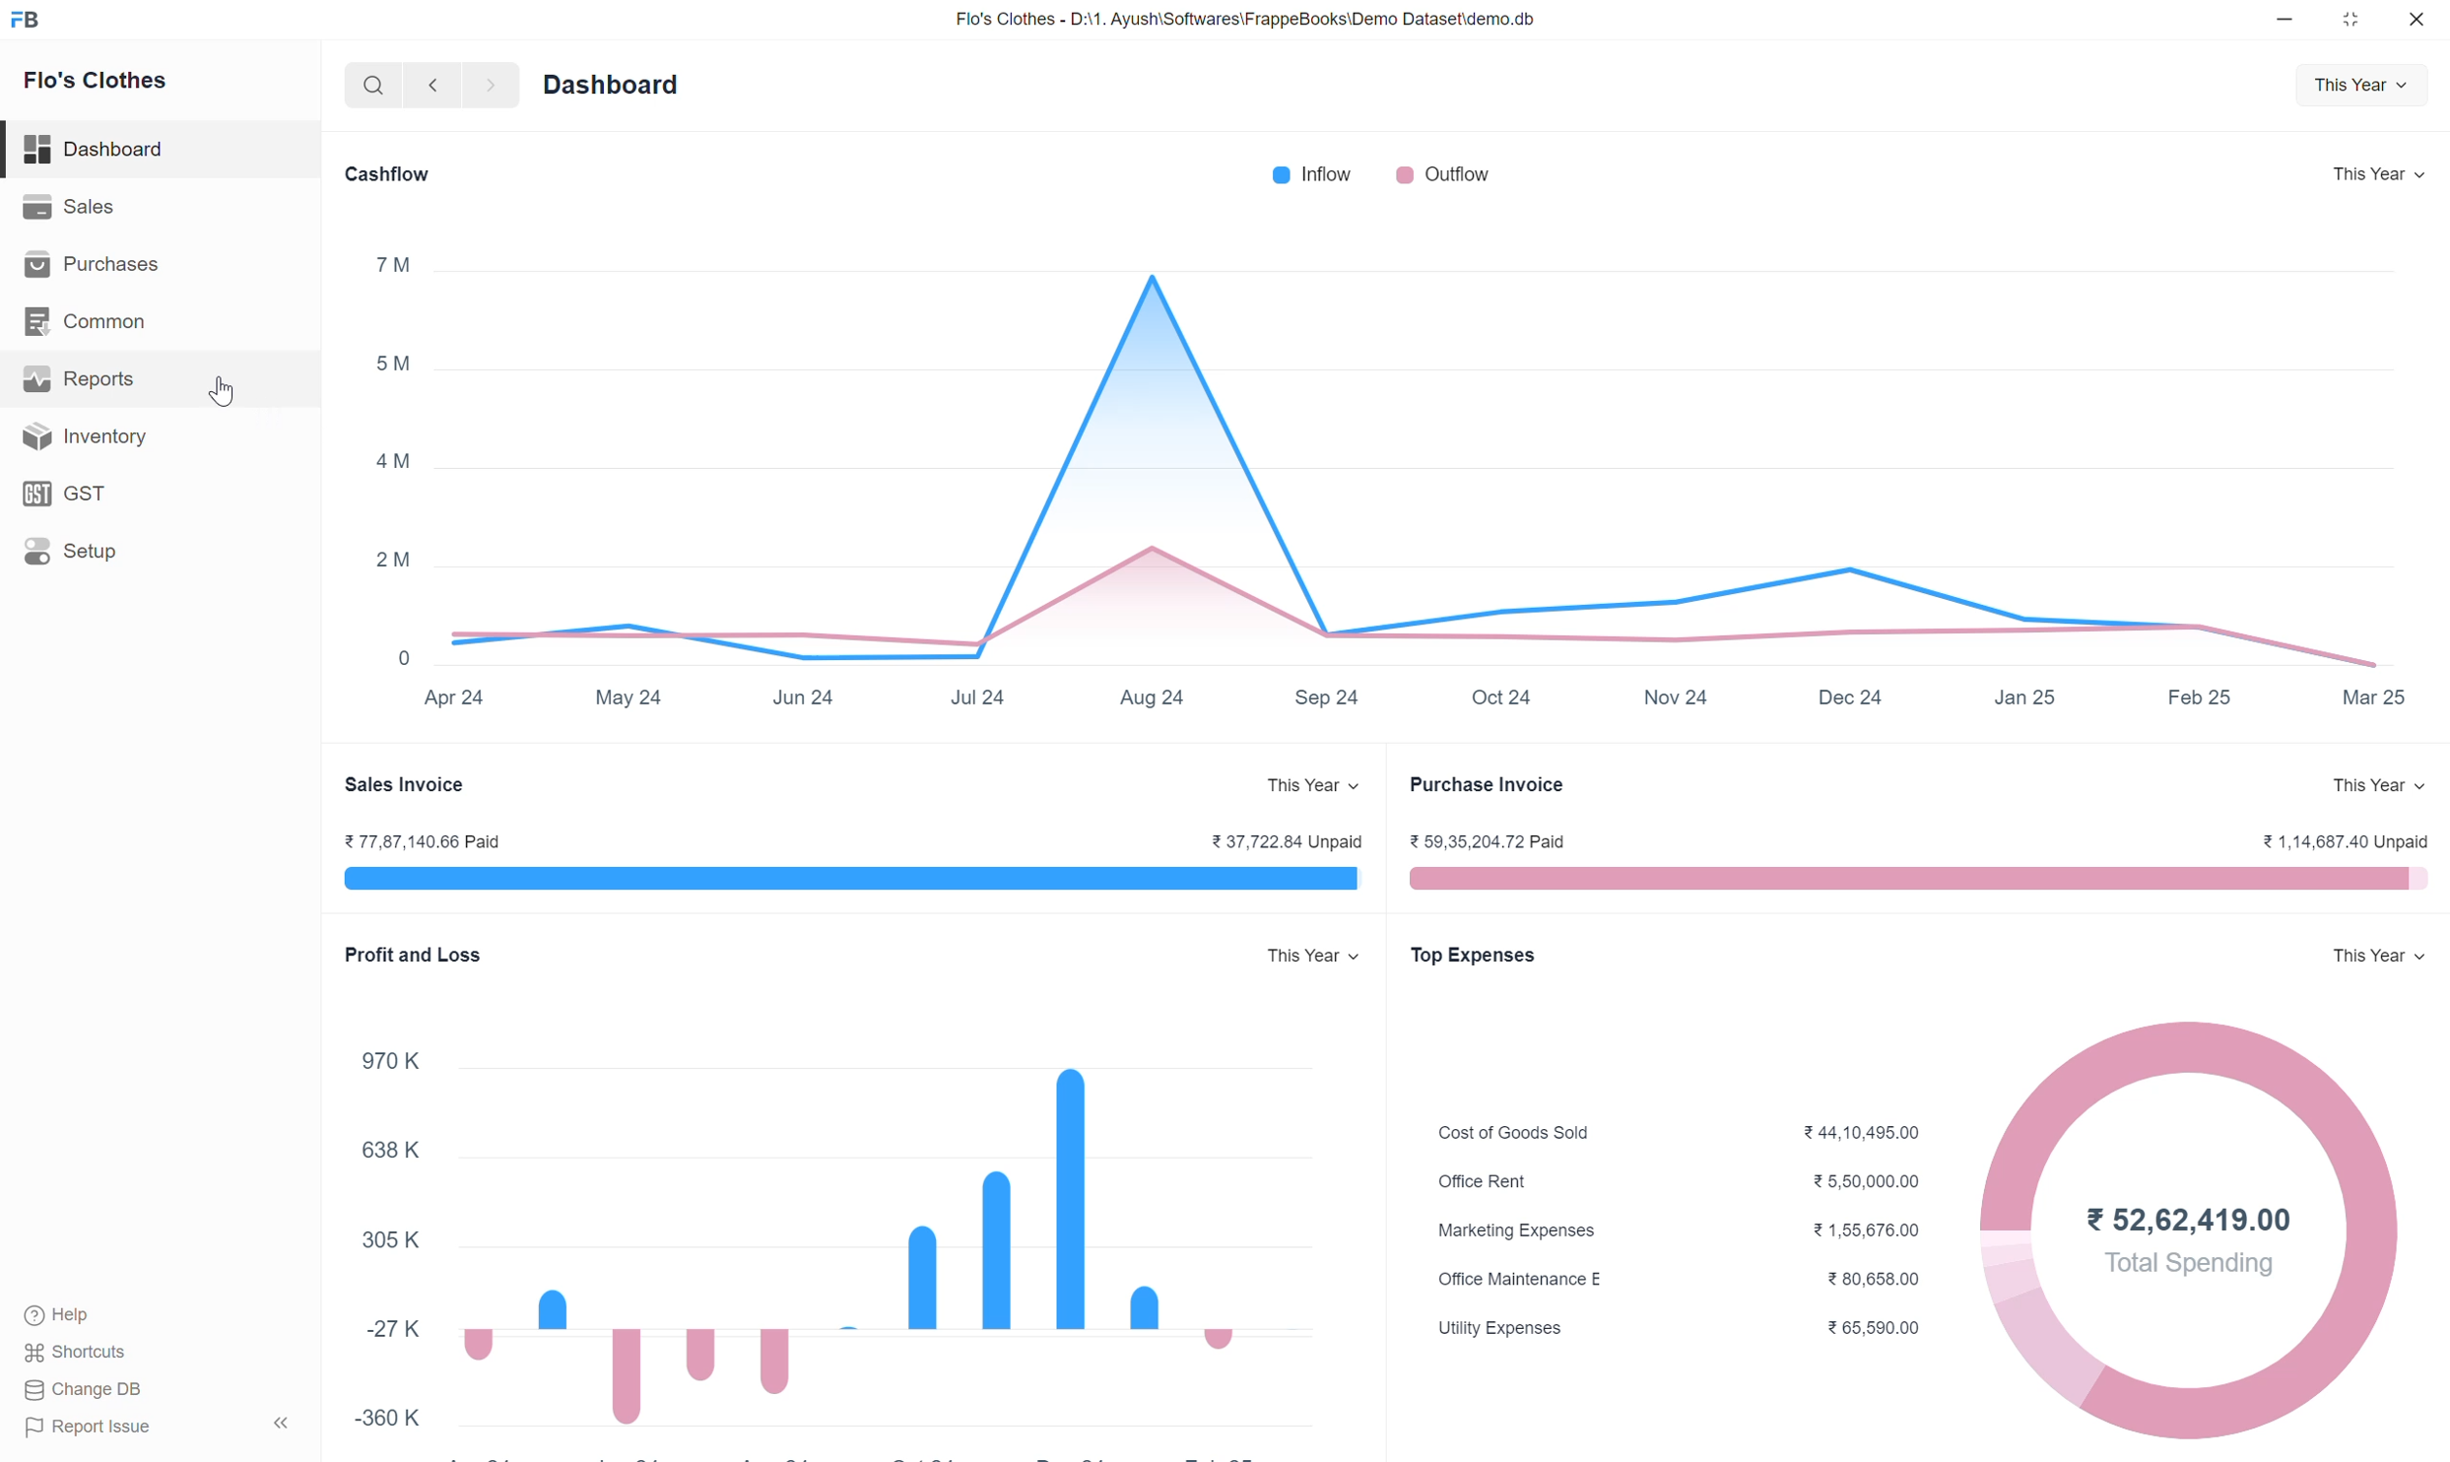 This screenshot has width=2450, height=1462. What do you see at coordinates (80, 1393) in the screenshot?
I see ` Change DB` at bounding box center [80, 1393].